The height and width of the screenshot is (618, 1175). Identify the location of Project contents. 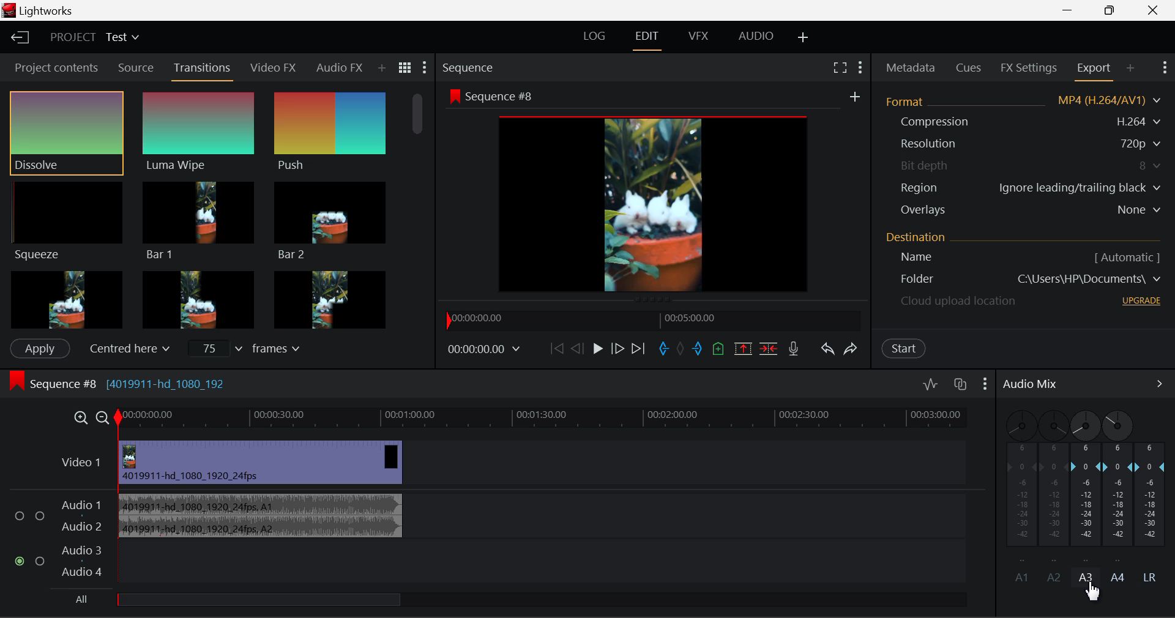
(52, 68).